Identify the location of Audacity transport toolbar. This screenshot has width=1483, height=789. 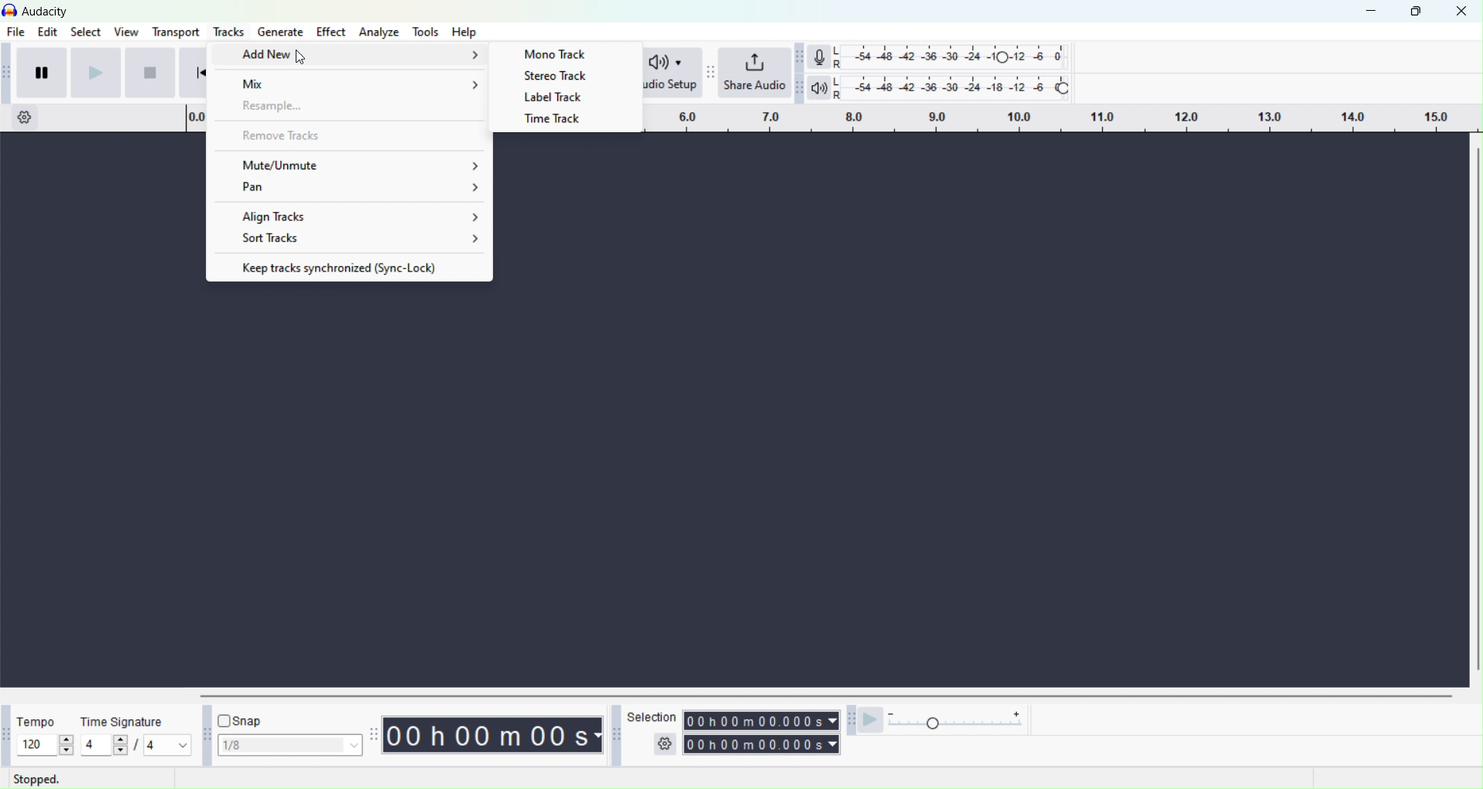
(9, 71).